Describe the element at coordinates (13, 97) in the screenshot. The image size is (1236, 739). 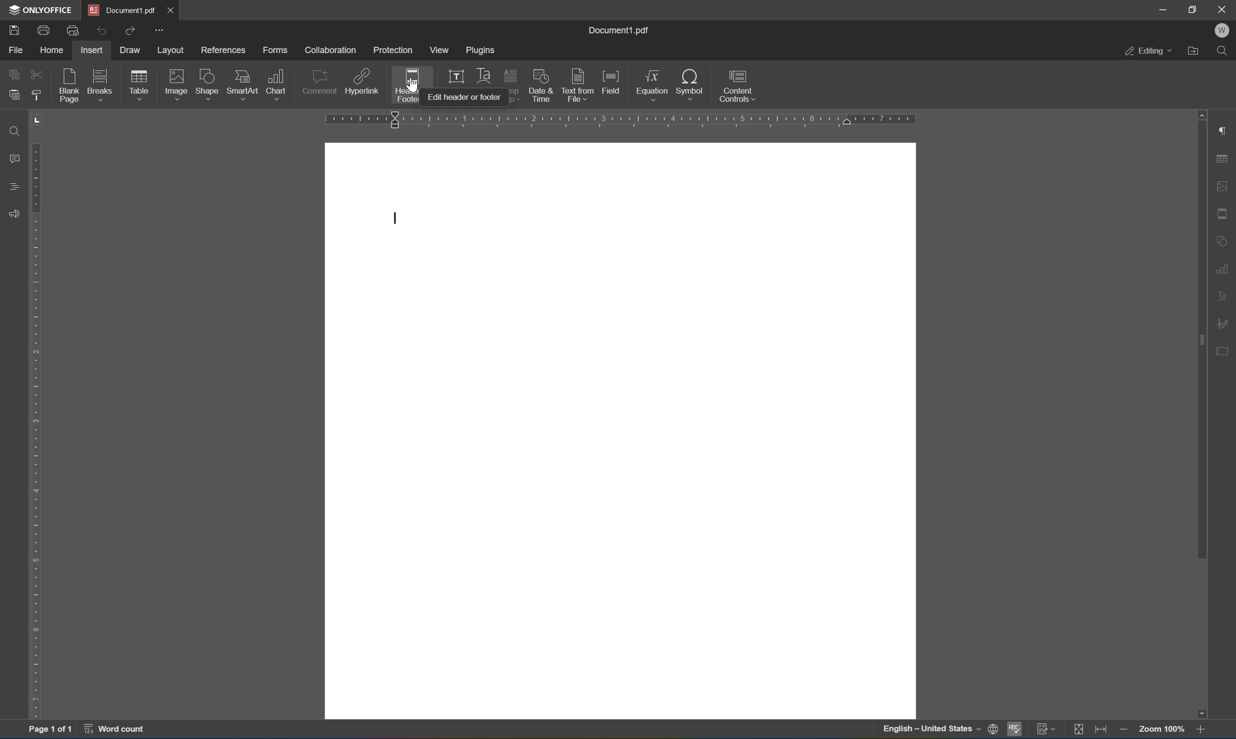
I see `paste` at that location.